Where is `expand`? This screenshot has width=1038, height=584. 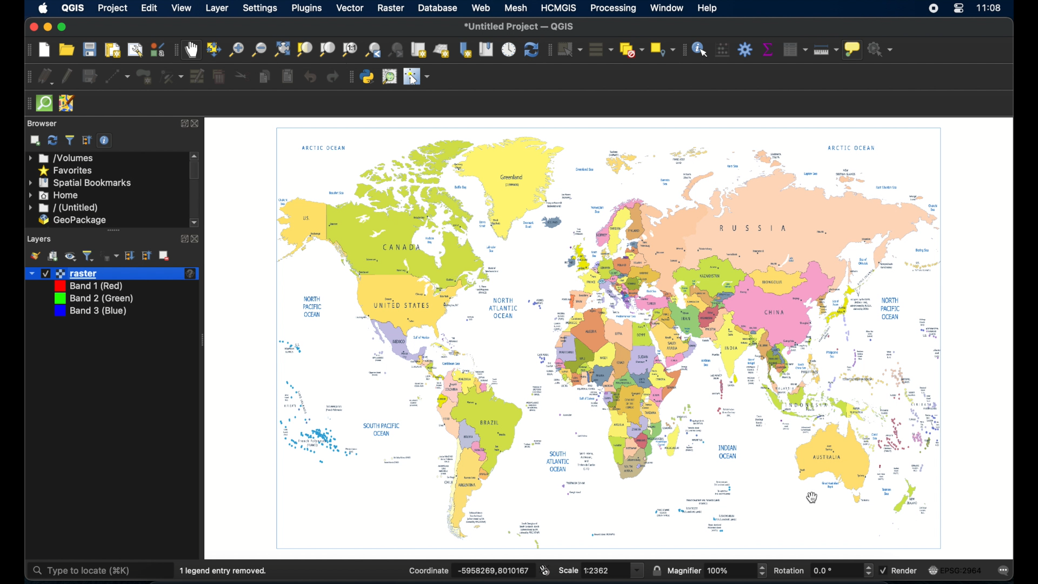
expand is located at coordinates (184, 123).